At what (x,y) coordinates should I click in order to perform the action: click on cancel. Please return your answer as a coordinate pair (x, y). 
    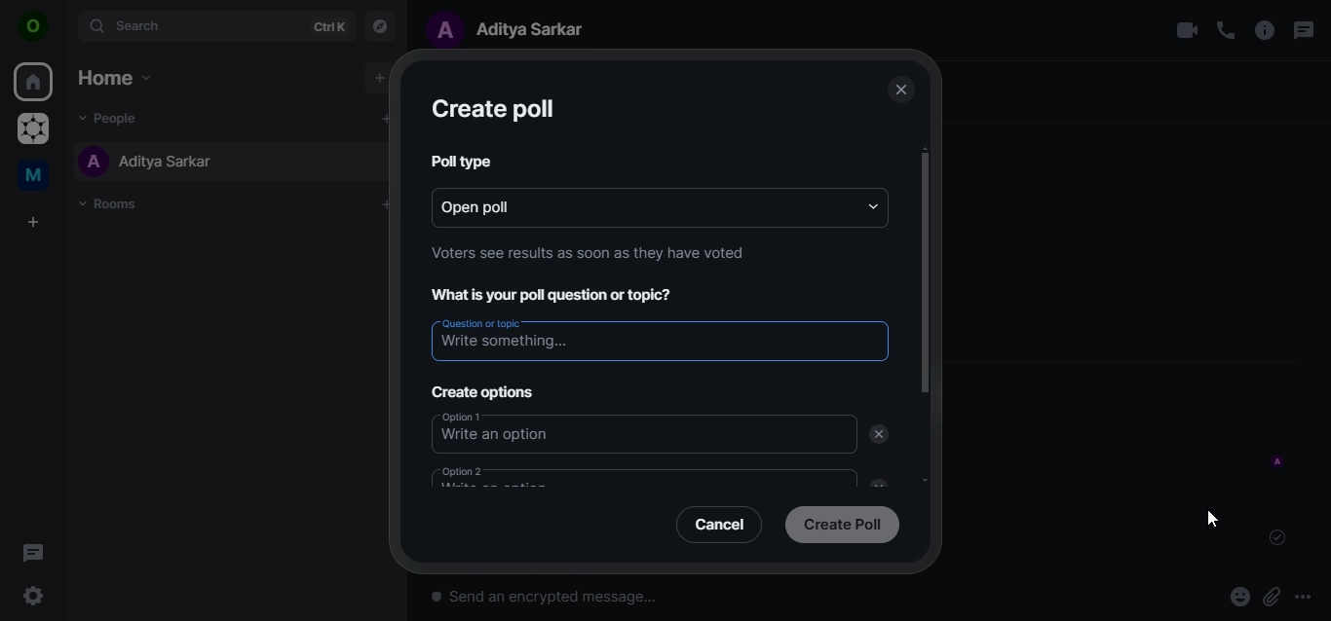
    Looking at the image, I should click on (723, 524).